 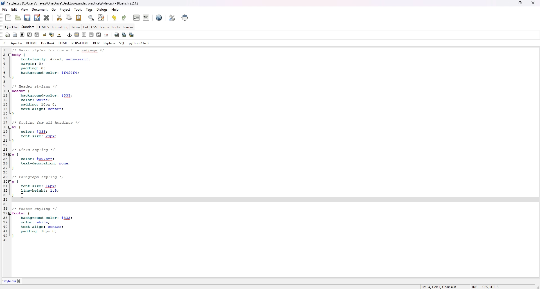 What do you see at coordinates (65, 10) in the screenshot?
I see `project` at bounding box center [65, 10].